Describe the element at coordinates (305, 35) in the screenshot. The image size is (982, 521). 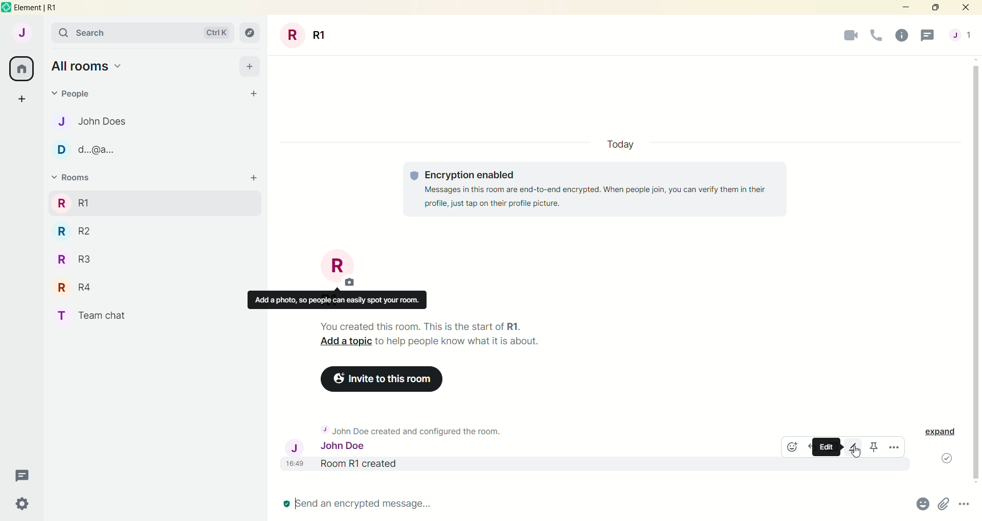
I see `room title` at that location.